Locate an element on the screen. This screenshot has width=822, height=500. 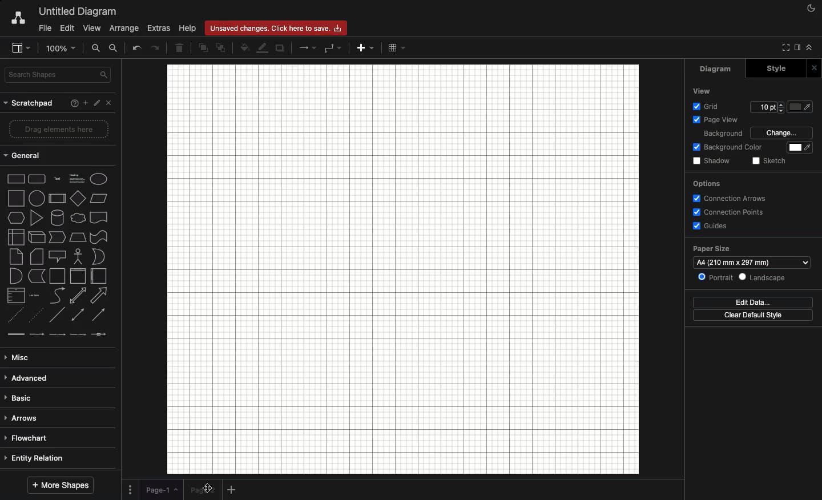
Entity relation is located at coordinates (35, 459).